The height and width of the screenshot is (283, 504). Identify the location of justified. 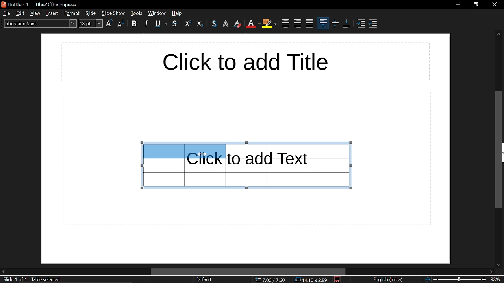
(309, 24).